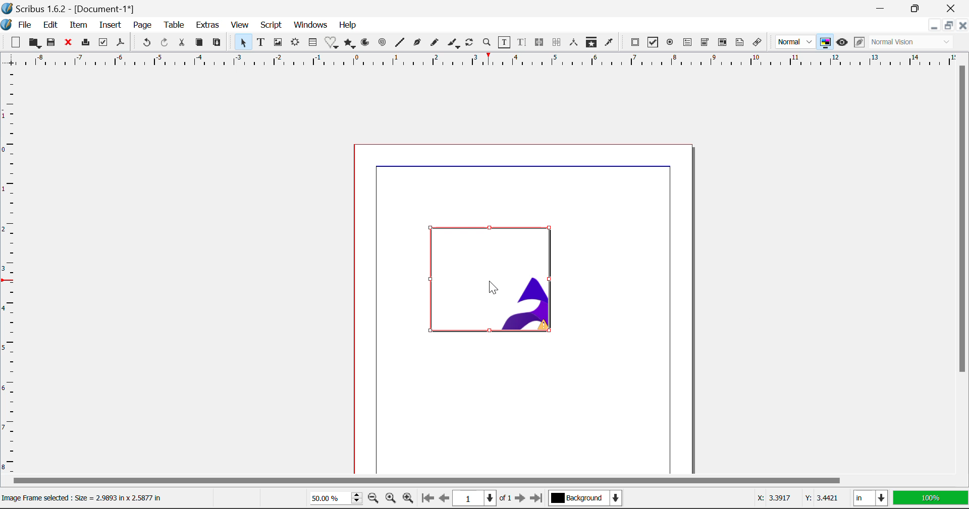  What do you see at coordinates (934, 25) in the screenshot?
I see `Restore Down` at bounding box center [934, 25].